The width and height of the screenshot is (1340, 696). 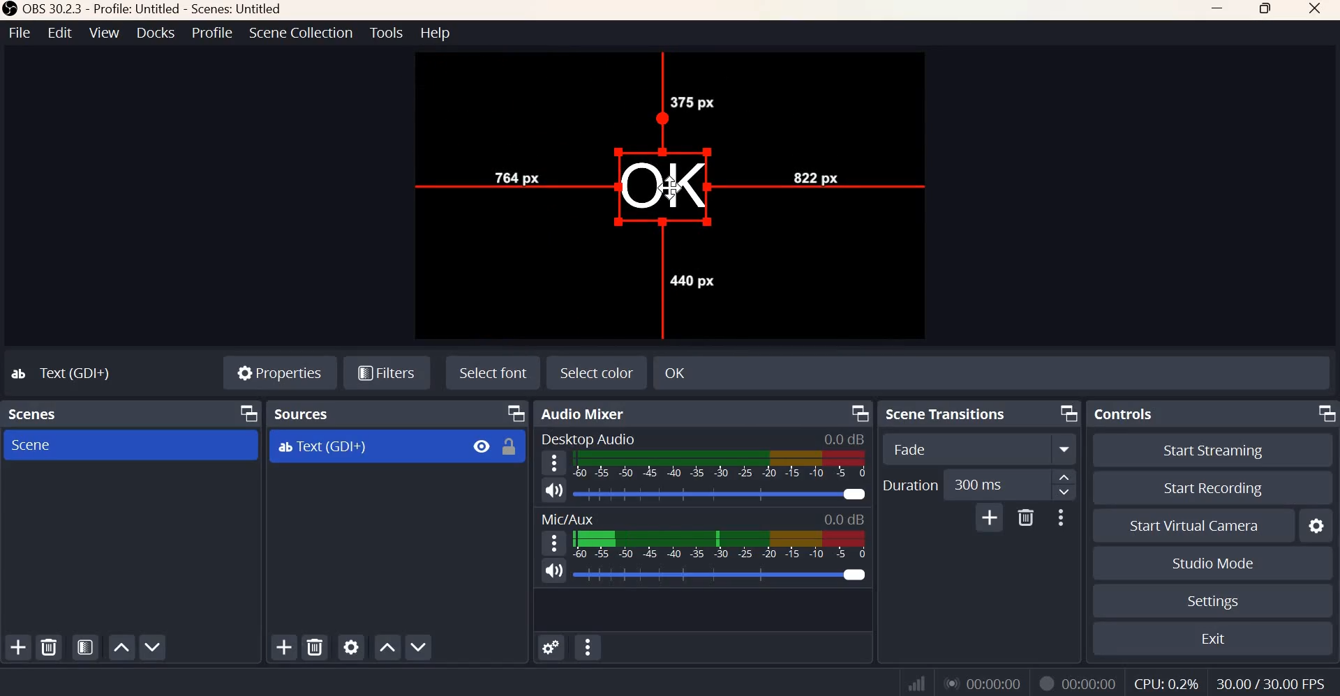 I want to click on Lock Toggle, so click(x=509, y=446).